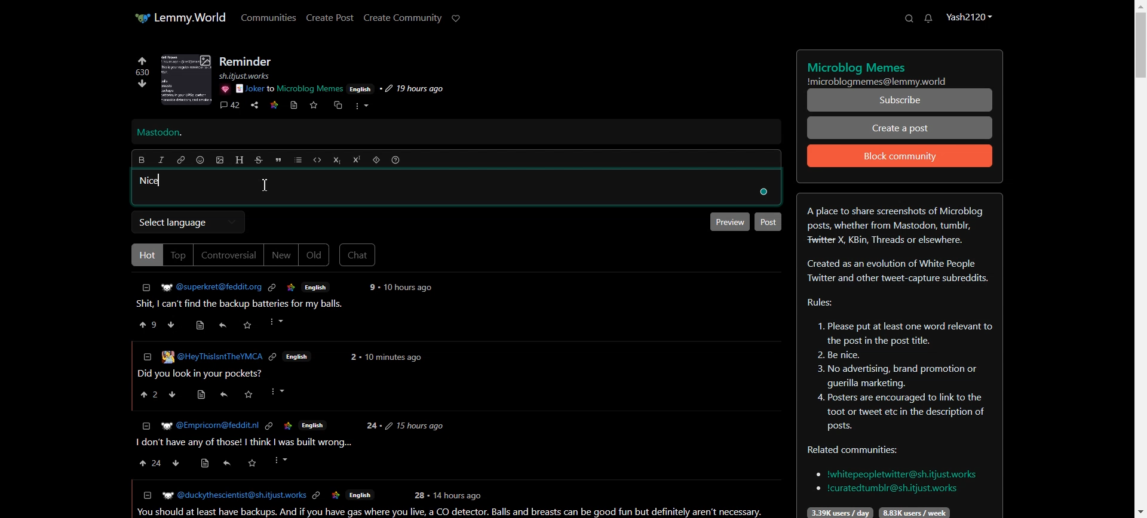 The image size is (1147, 518). Describe the element at coordinates (207, 285) in the screenshot. I see `superkret@feddit.org` at that location.